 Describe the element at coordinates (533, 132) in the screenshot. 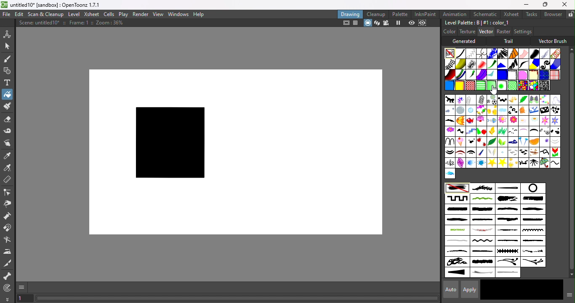

I see `hedge` at that location.